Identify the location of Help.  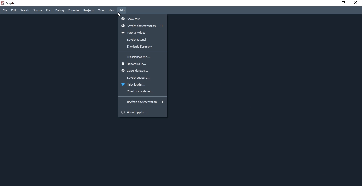
(122, 10).